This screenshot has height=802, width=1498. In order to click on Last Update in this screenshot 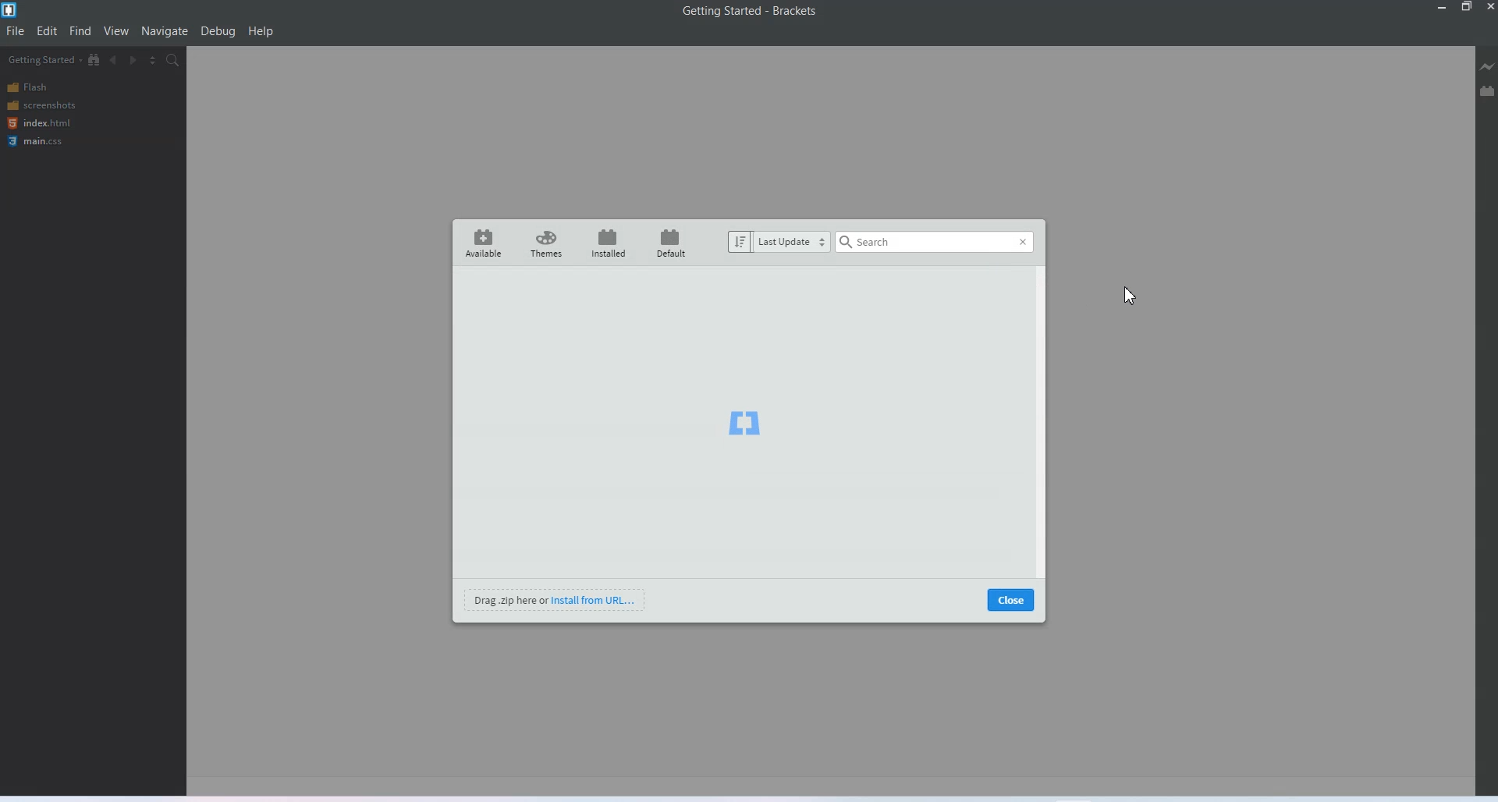, I will do `click(779, 242)`.